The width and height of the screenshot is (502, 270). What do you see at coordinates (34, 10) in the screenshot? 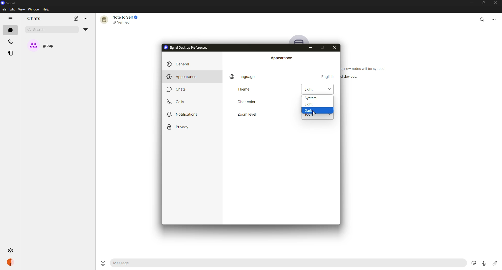
I see `window` at bounding box center [34, 10].